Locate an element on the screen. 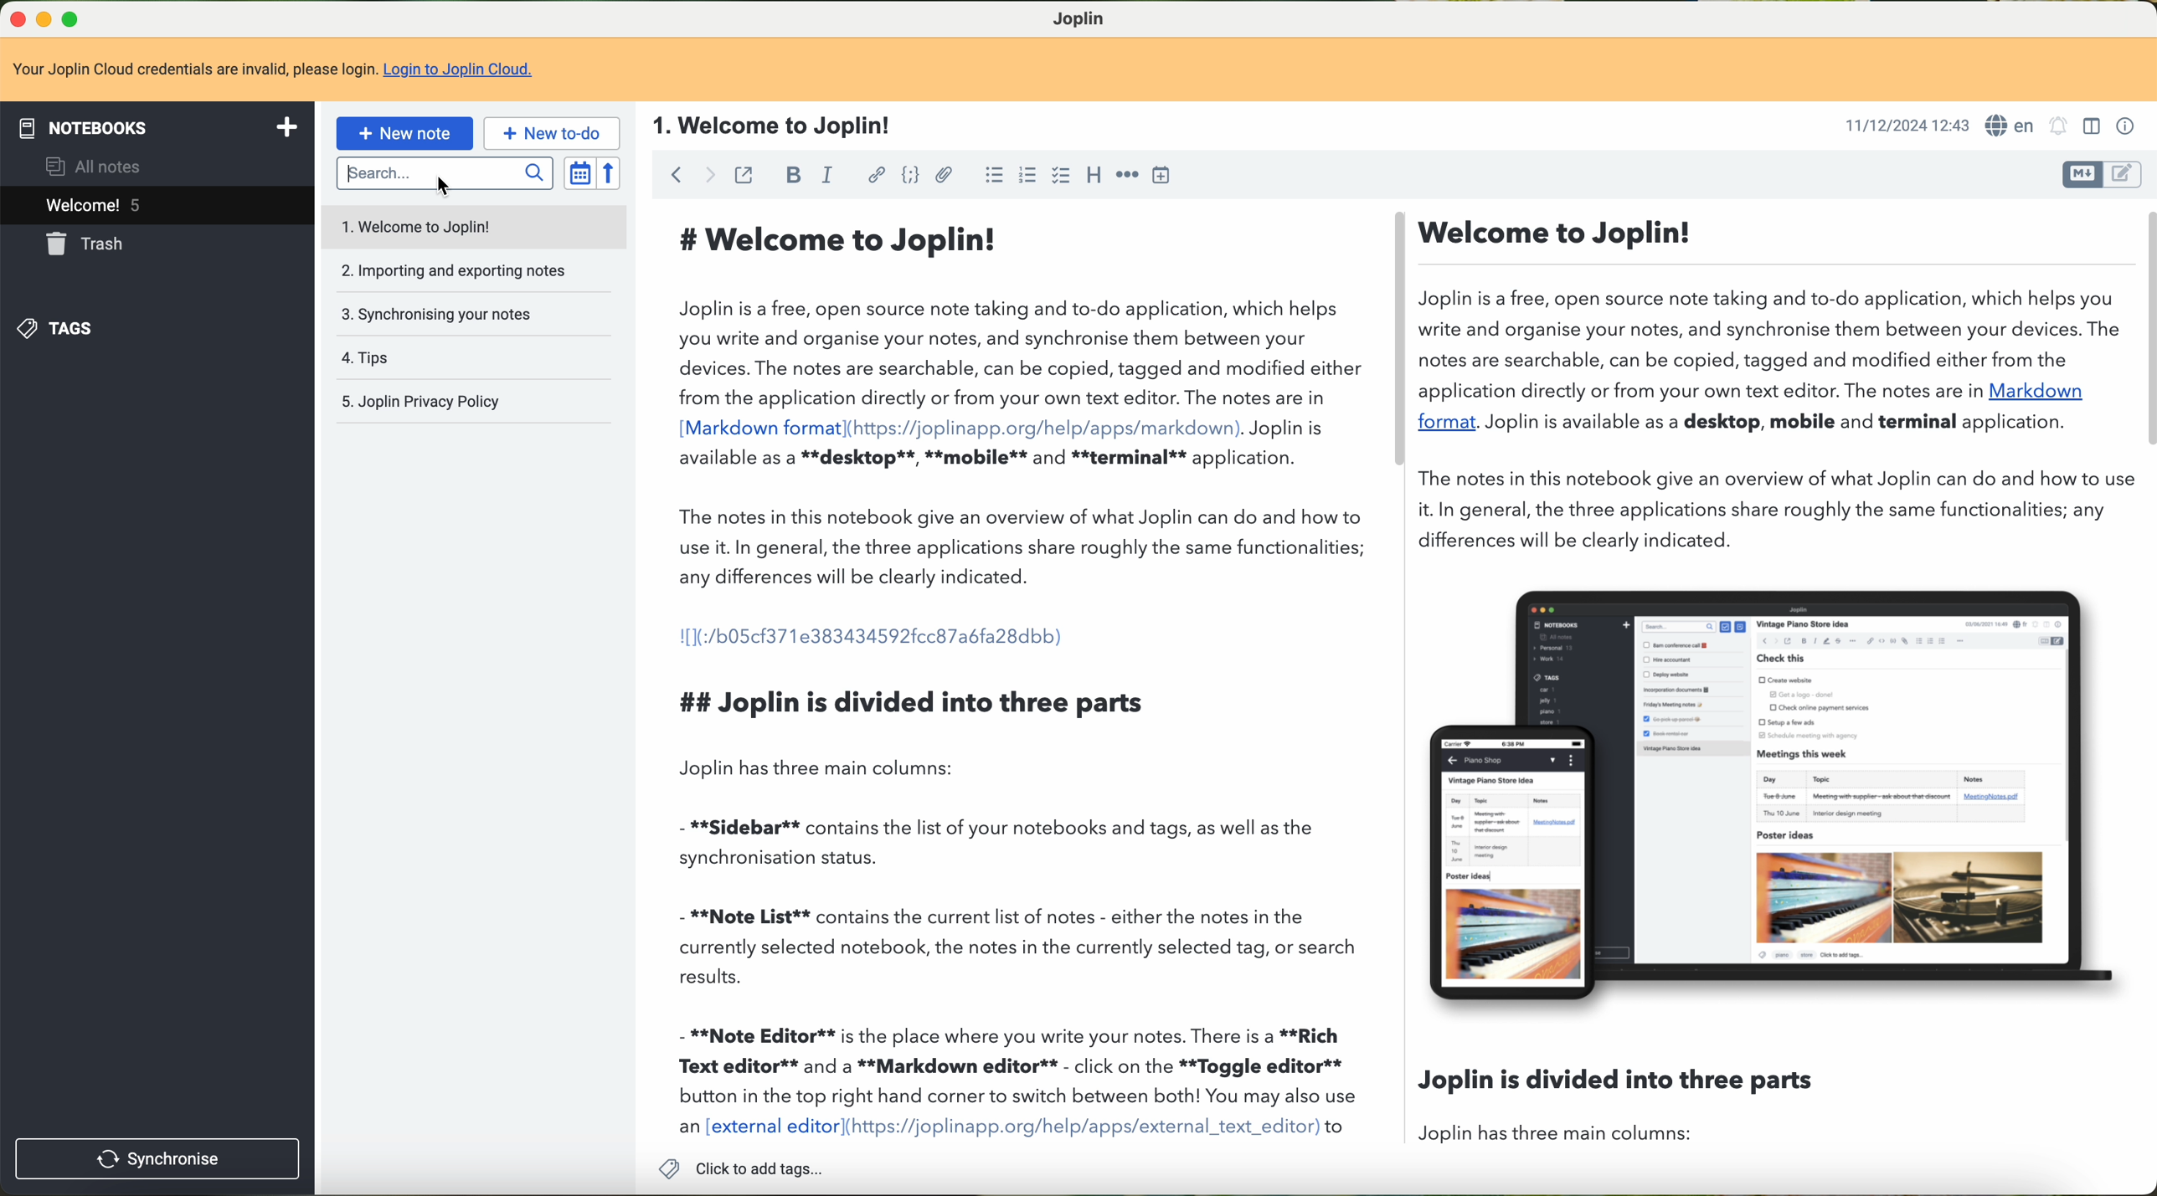 The height and width of the screenshot is (1196, 2157). attach file is located at coordinates (945, 177).